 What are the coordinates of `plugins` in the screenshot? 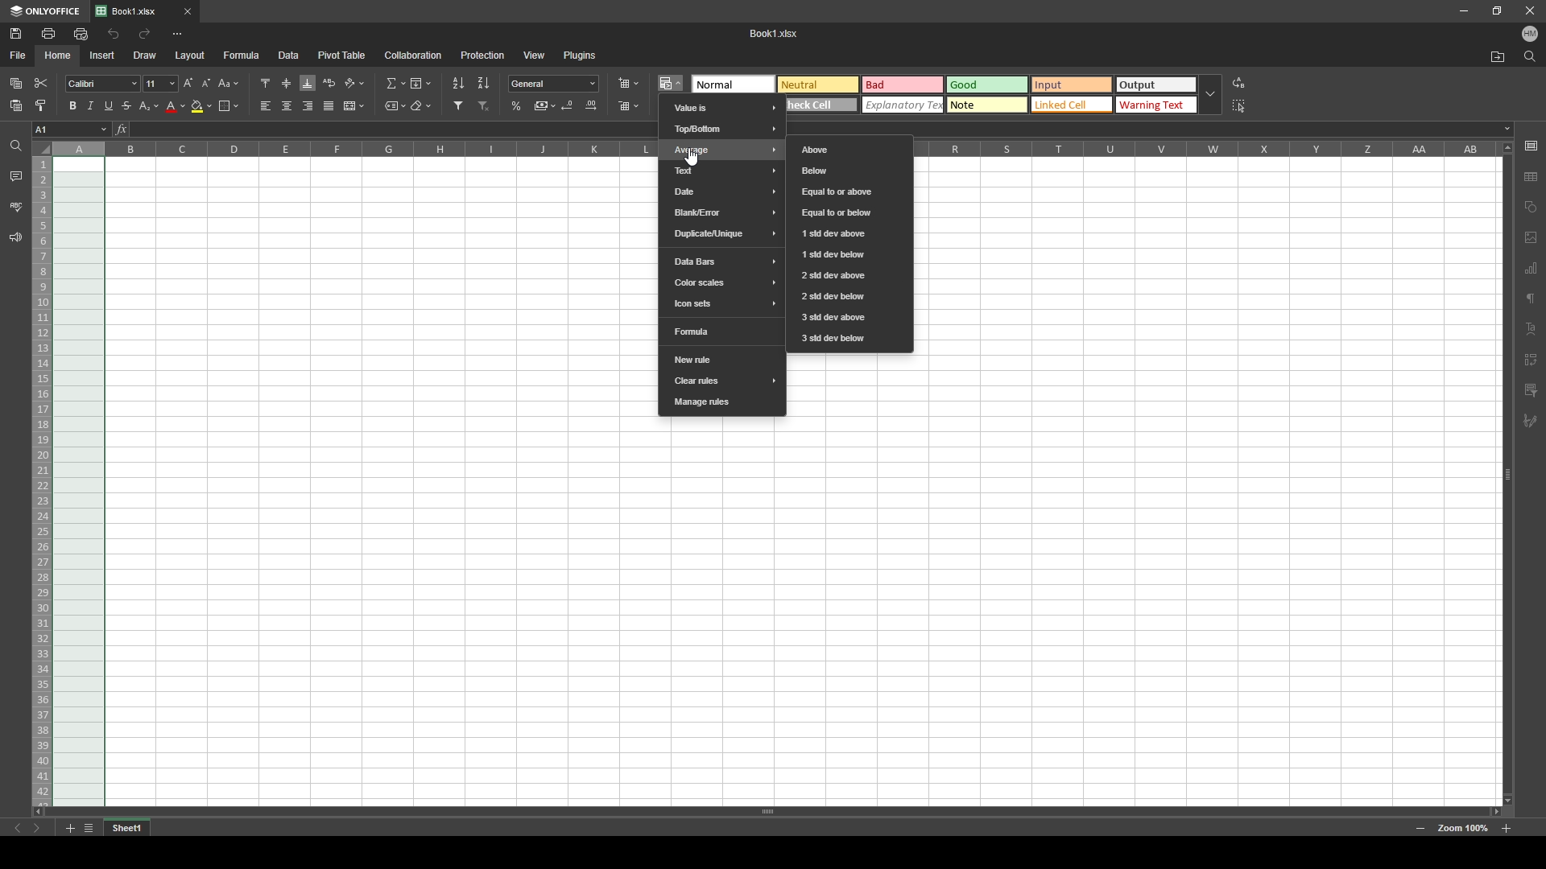 It's located at (581, 54).